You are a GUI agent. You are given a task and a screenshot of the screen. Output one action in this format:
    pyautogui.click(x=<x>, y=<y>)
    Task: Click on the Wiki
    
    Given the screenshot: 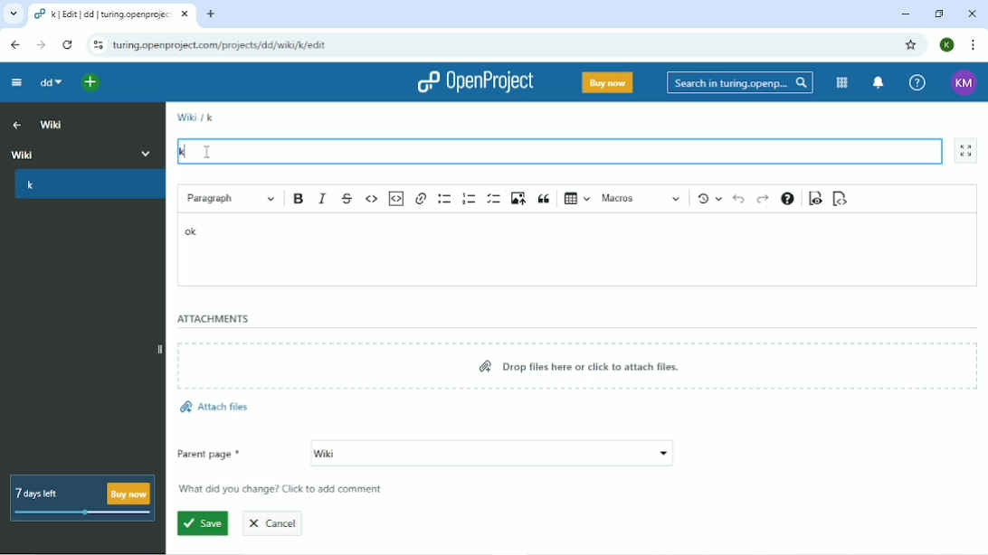 What is the action you would take?
    pyautogui.click(x=53, y=126)
    